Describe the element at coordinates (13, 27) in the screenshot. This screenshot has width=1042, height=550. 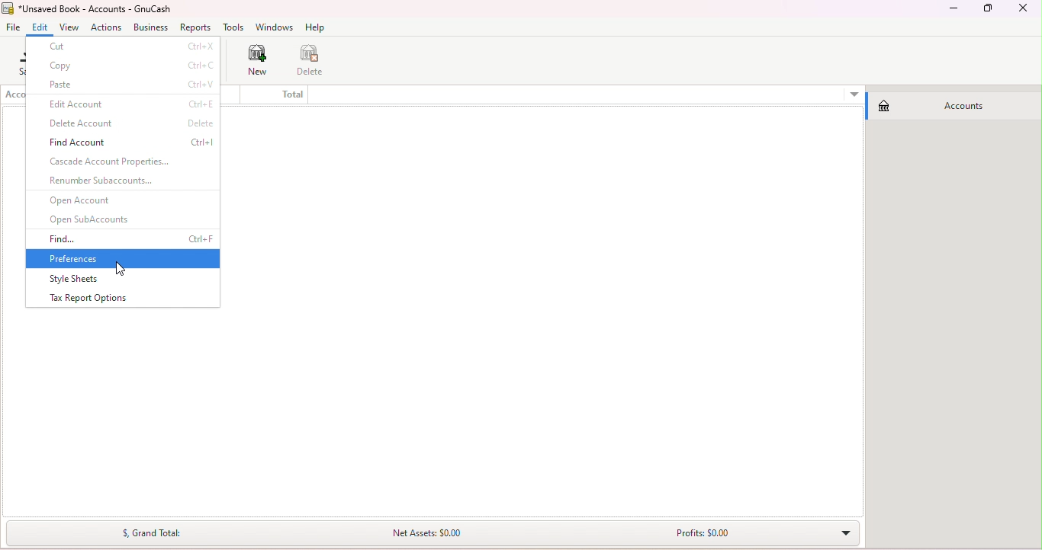
I see `File` at that location.